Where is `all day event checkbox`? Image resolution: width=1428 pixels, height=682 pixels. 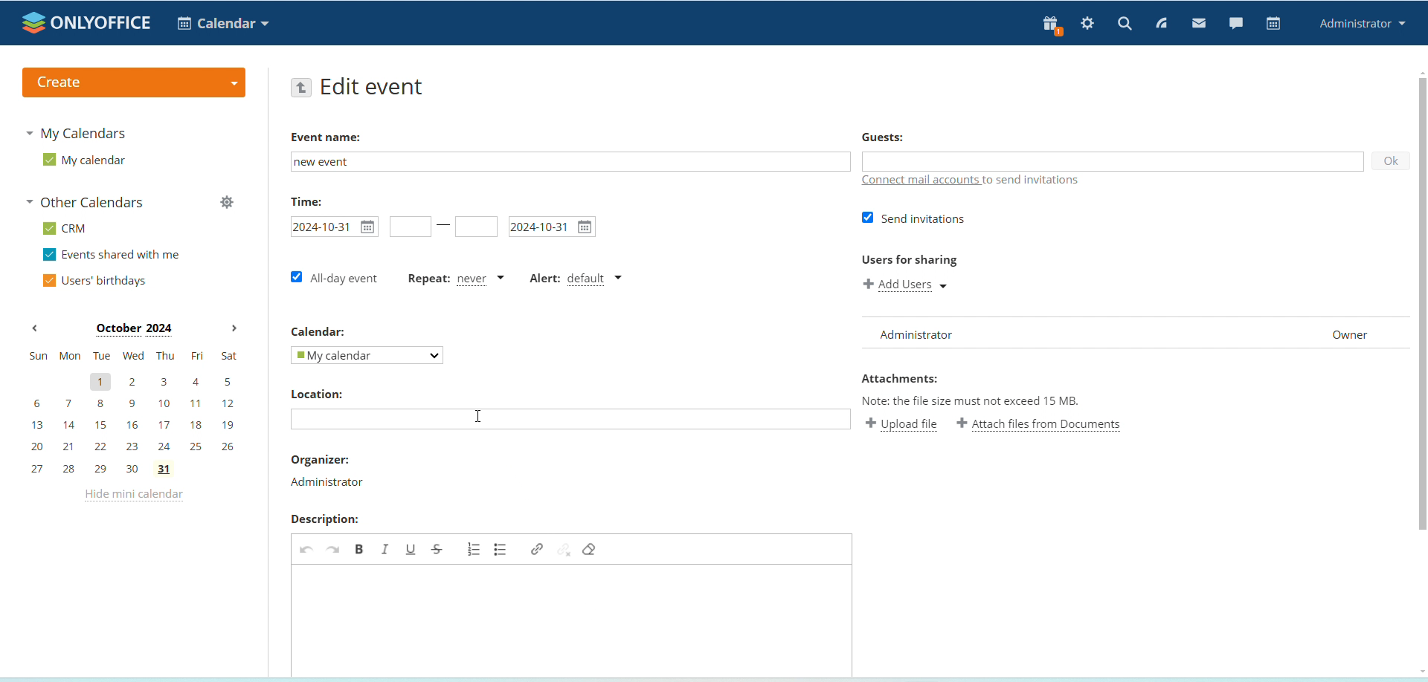 all day event checkbox is located at coordinates (332, 277).